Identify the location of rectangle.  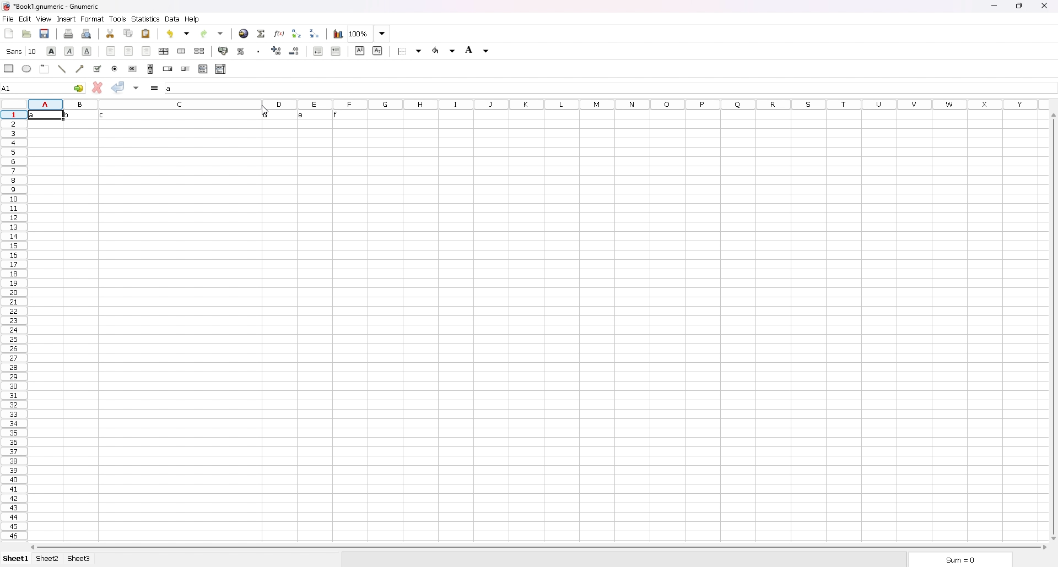
(9, 68).